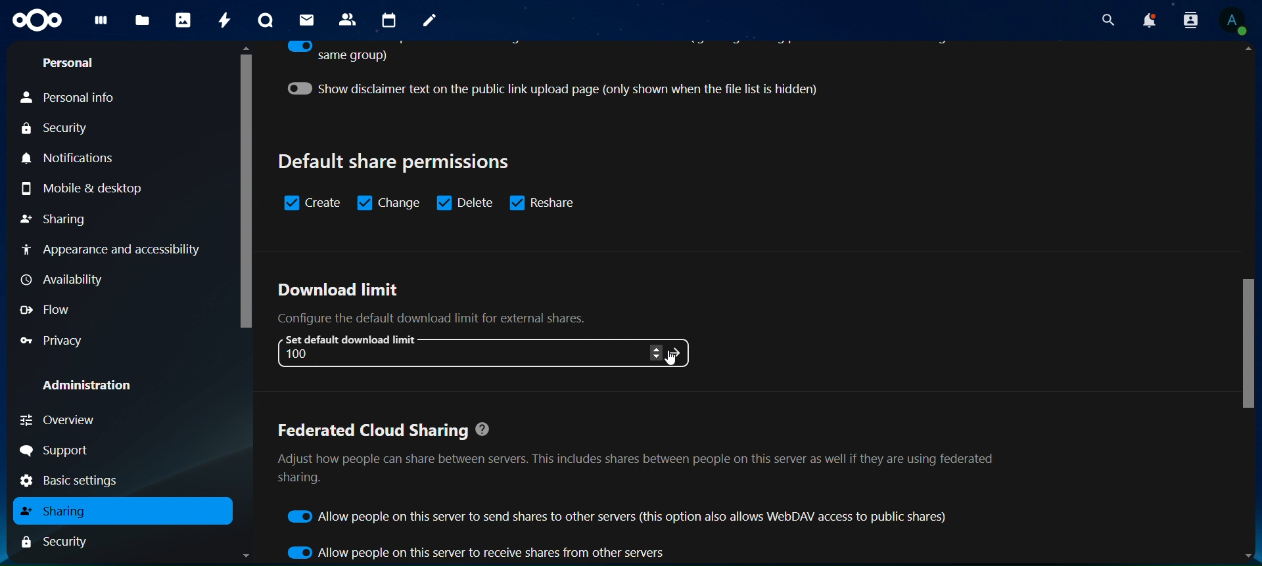  Describe the element at coordinates (670, 361) in the screenshot. I see `Cursor` at that location.